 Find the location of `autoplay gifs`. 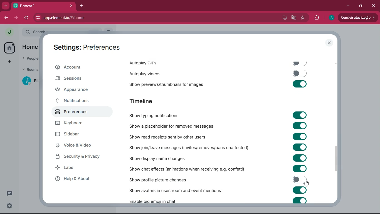

autoplay gifs is located at coordinates (222, 62).